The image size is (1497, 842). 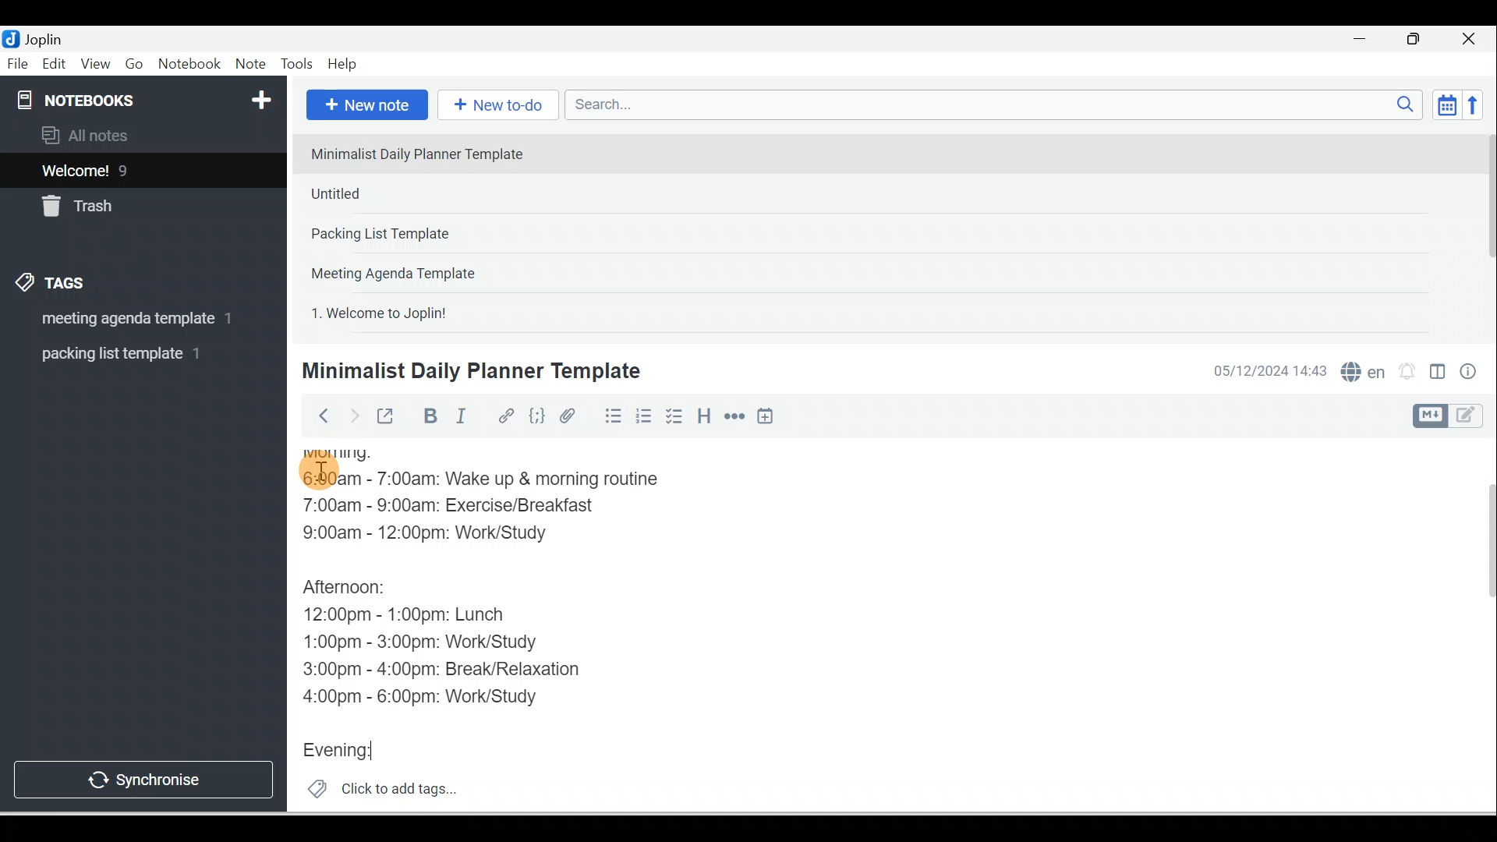 I want to click on Note 5, so click(x=436, y=311).